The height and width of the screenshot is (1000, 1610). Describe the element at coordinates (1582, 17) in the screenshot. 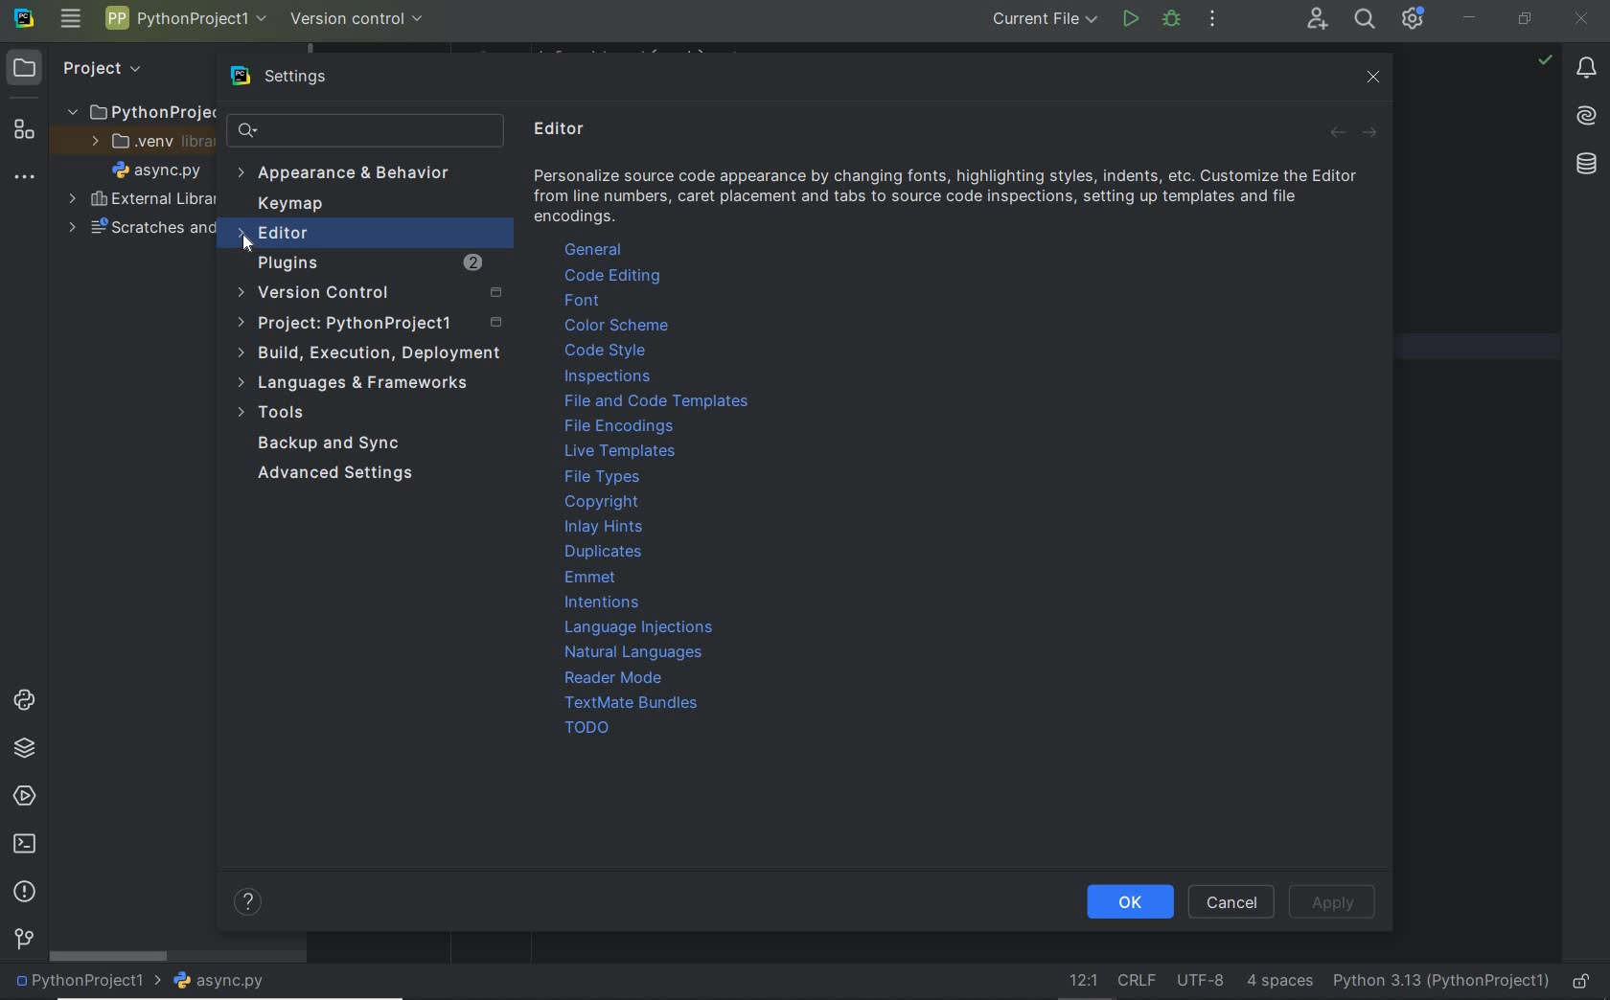

I see `CLOSE` at that location.